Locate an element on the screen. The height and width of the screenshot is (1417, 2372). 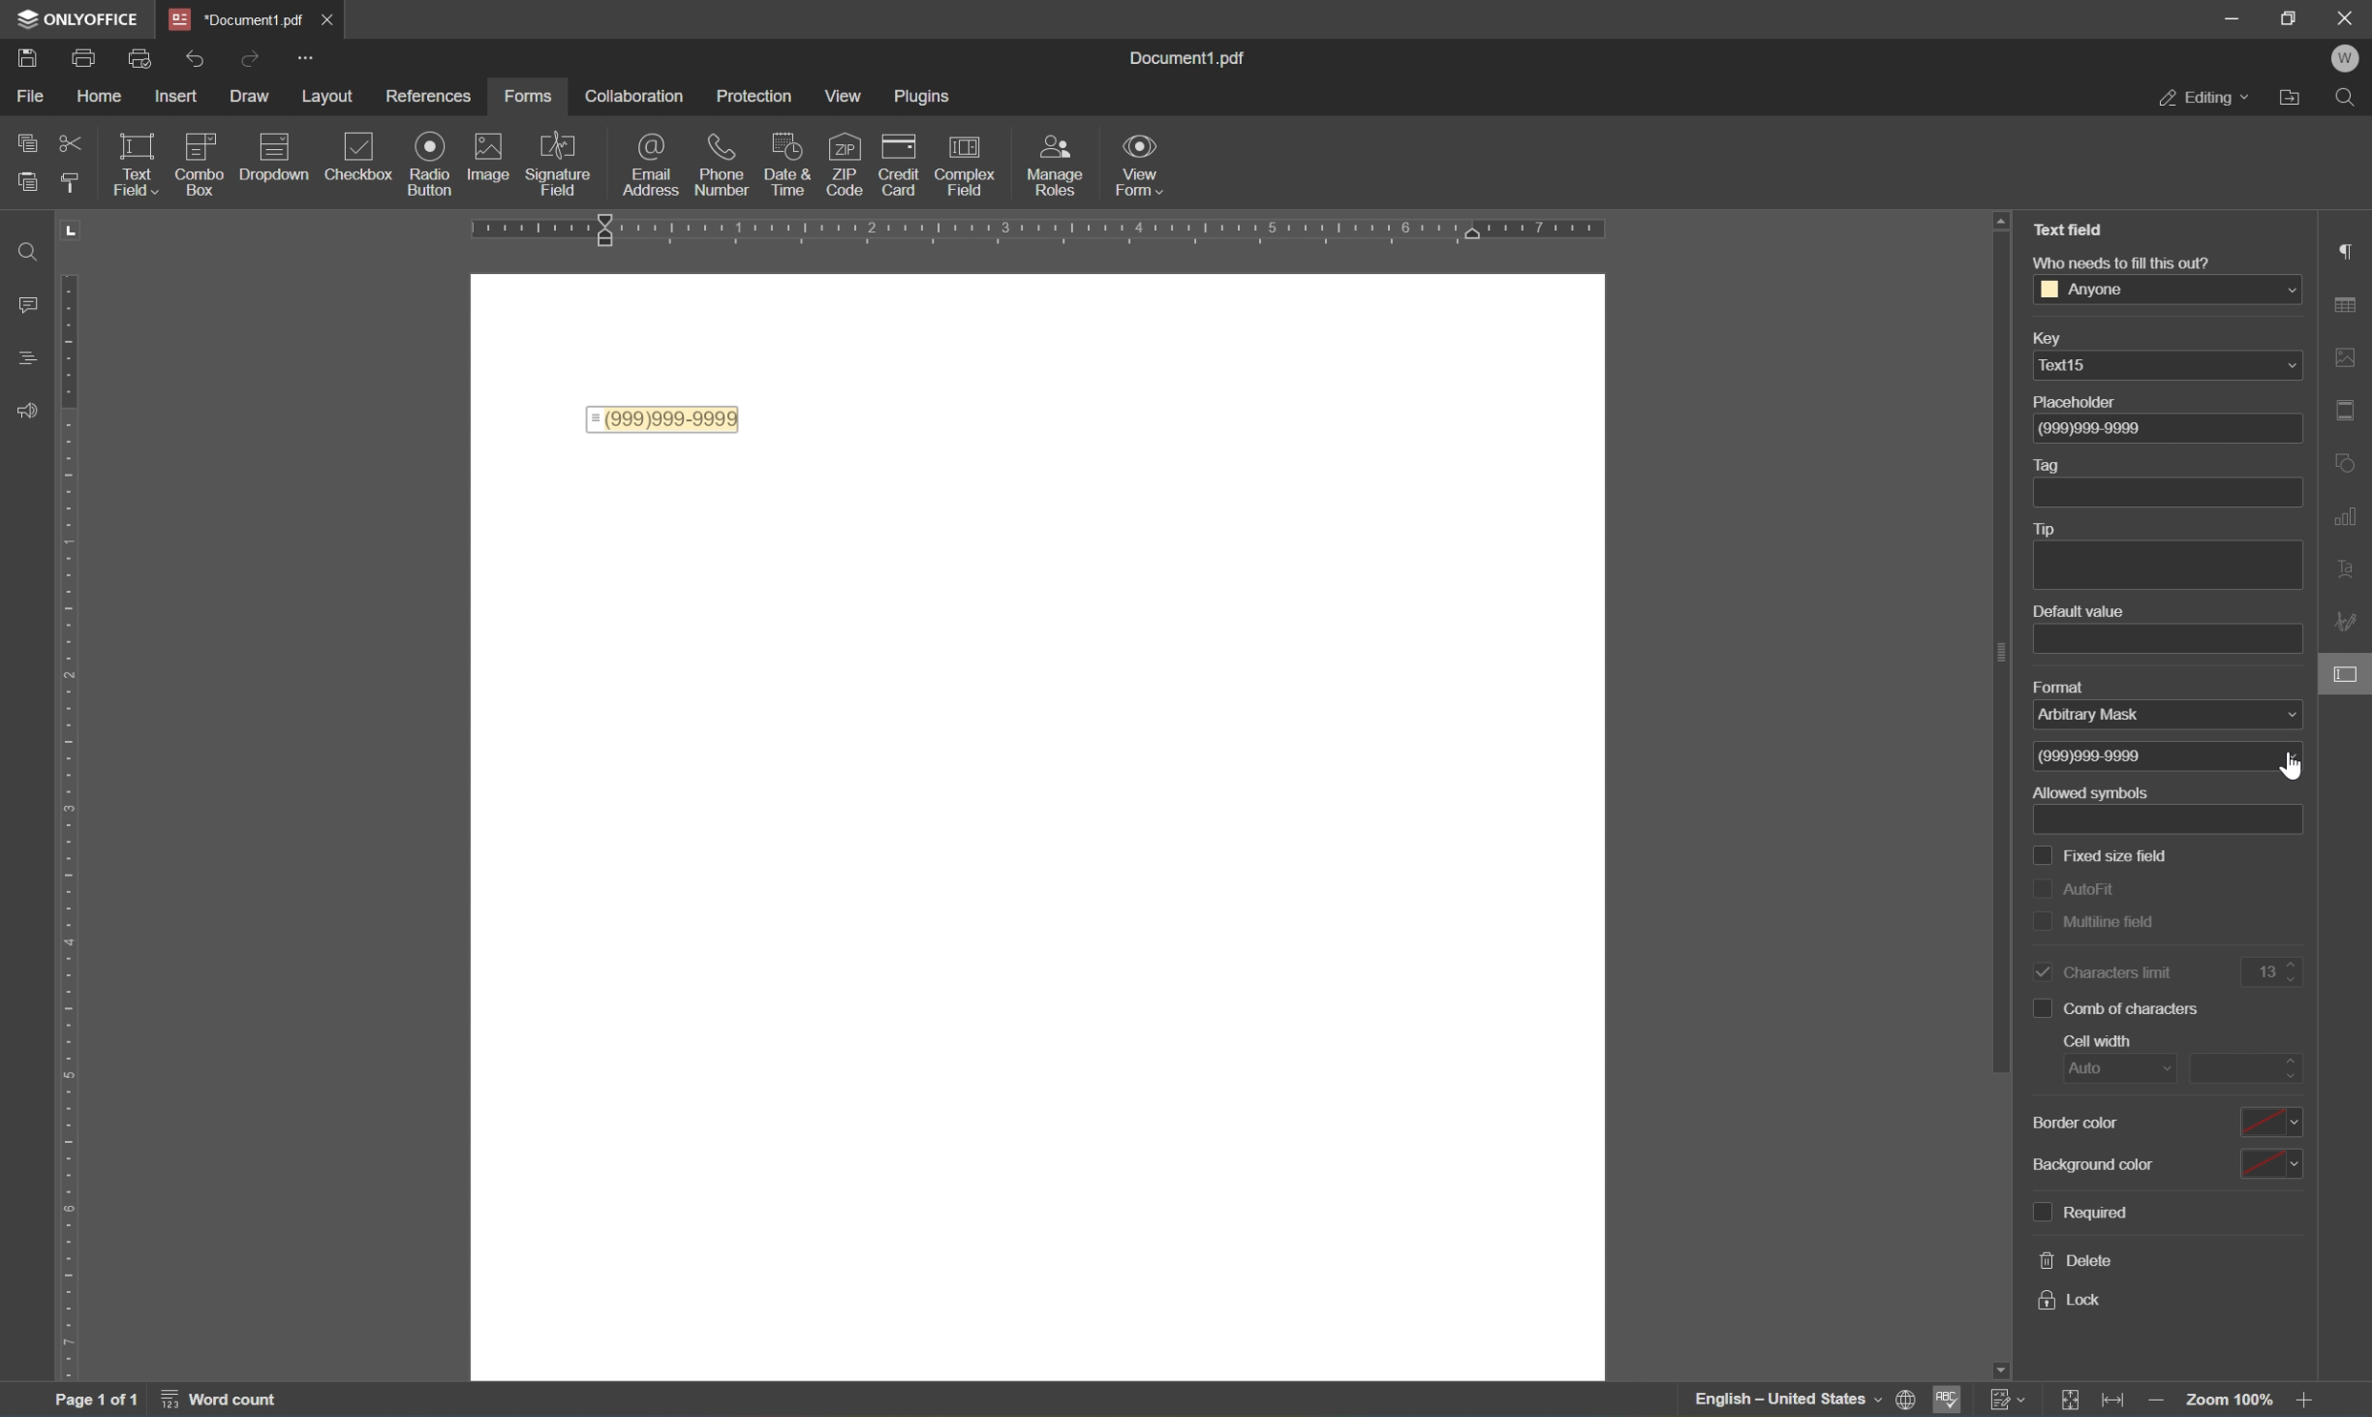
restore down is located at coordinates (2289, 15).